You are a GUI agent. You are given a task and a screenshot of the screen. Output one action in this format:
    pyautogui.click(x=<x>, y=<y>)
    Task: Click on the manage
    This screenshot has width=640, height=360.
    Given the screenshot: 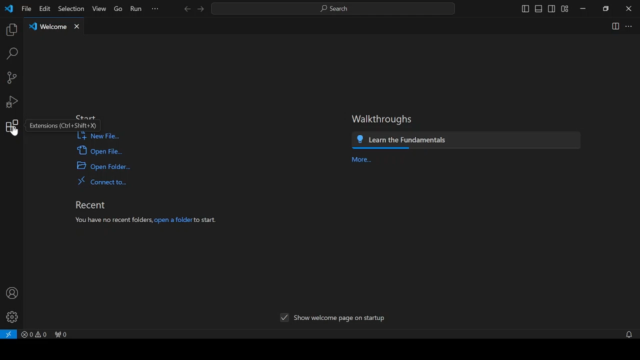 What is the action you would take?
    pyautogui.click(x=12, y=317)
    